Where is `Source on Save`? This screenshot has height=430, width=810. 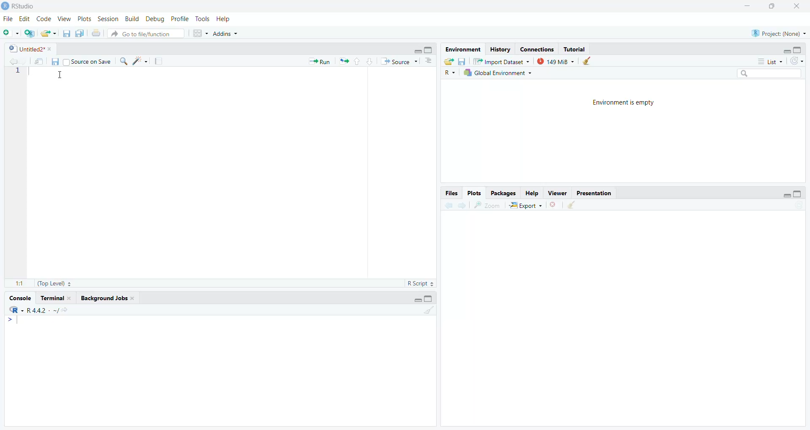 Source on Save is located at coordinates (88, 62).